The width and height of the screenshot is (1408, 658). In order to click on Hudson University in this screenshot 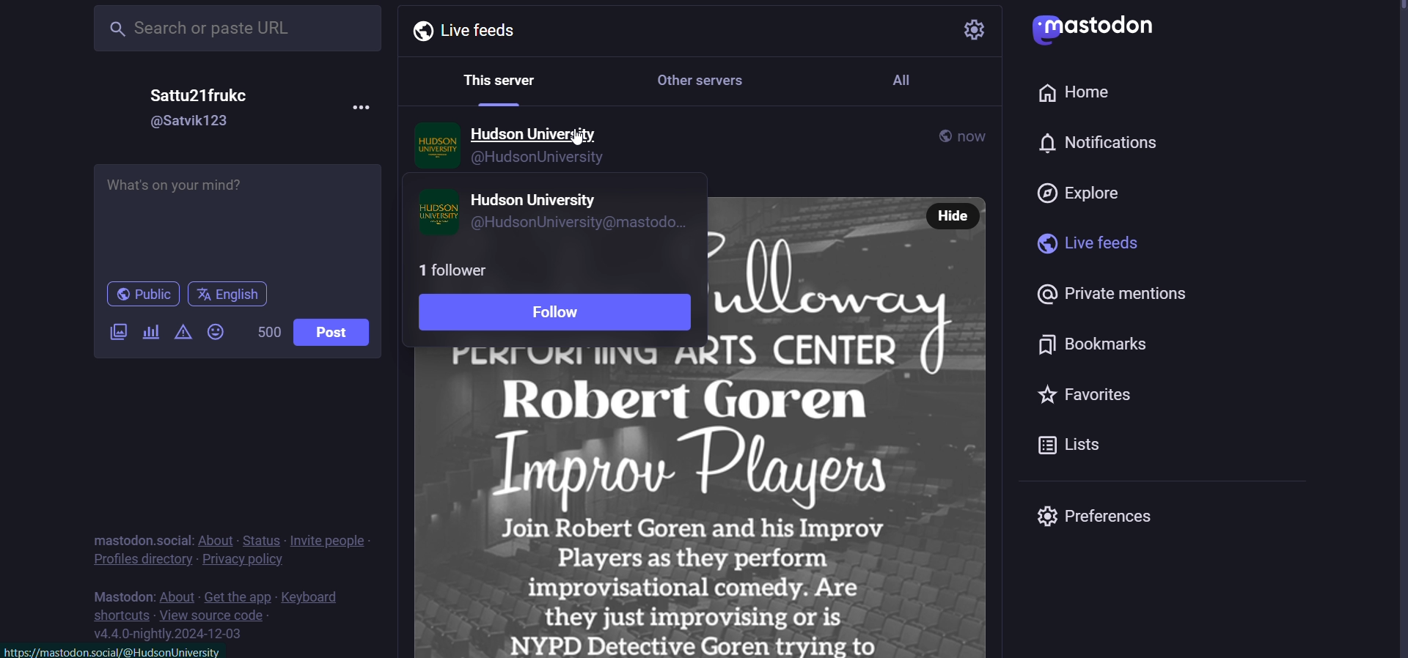, I will do `click(540, 197)`.